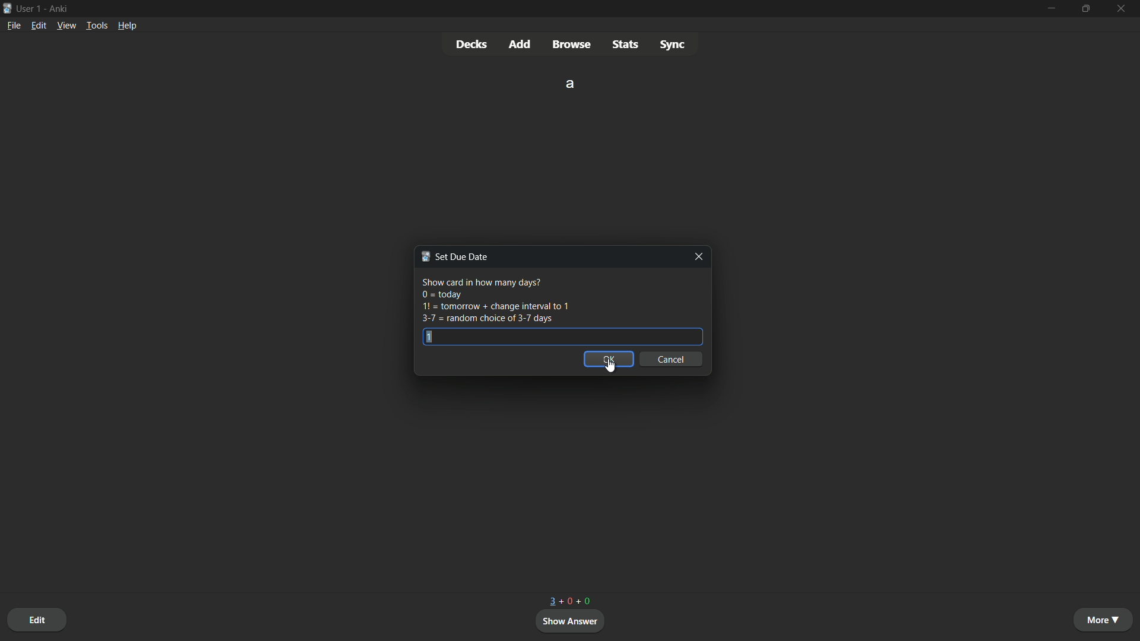 Image resolution: width=1140 pixels, height=641 pixels. Describe the element at coordinates (1105, 620) in the screenshot. I see `more` at that location.